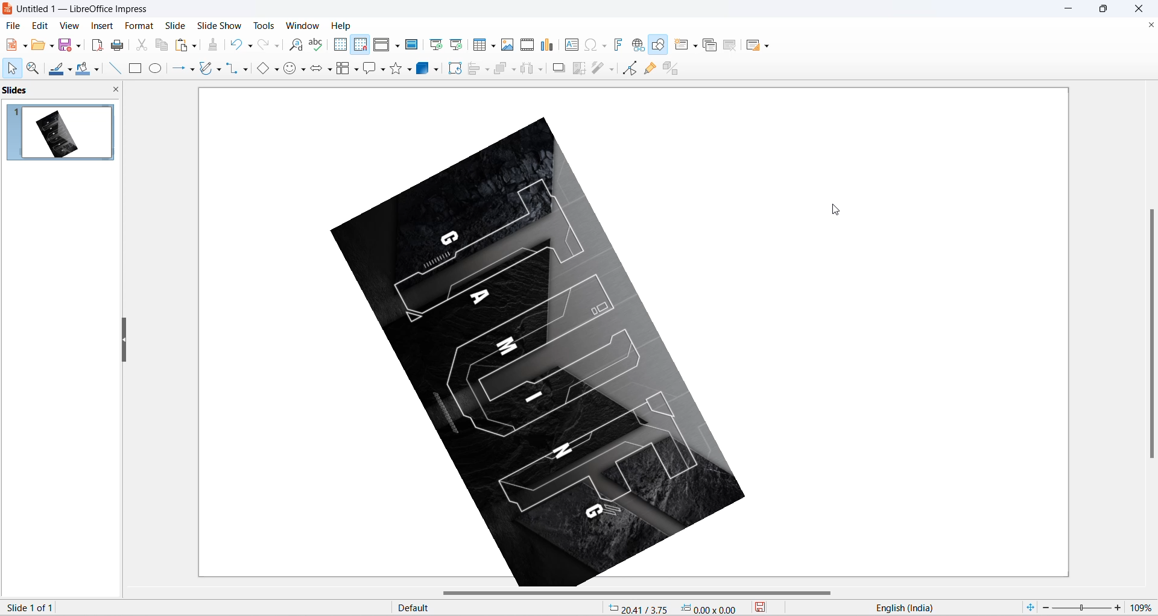 The width and height of the screenshot is (1158, 616). What do you see at coordinates (52, 48) in the screenshot?
I see `open file options` at bounding box center [52, 48].